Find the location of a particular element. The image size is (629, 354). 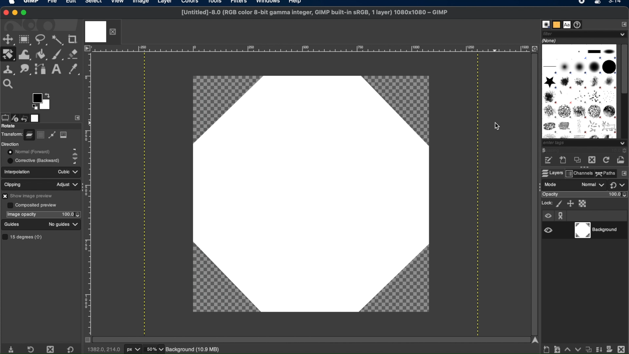

visibility toggle is located at coordinates (549, 230).